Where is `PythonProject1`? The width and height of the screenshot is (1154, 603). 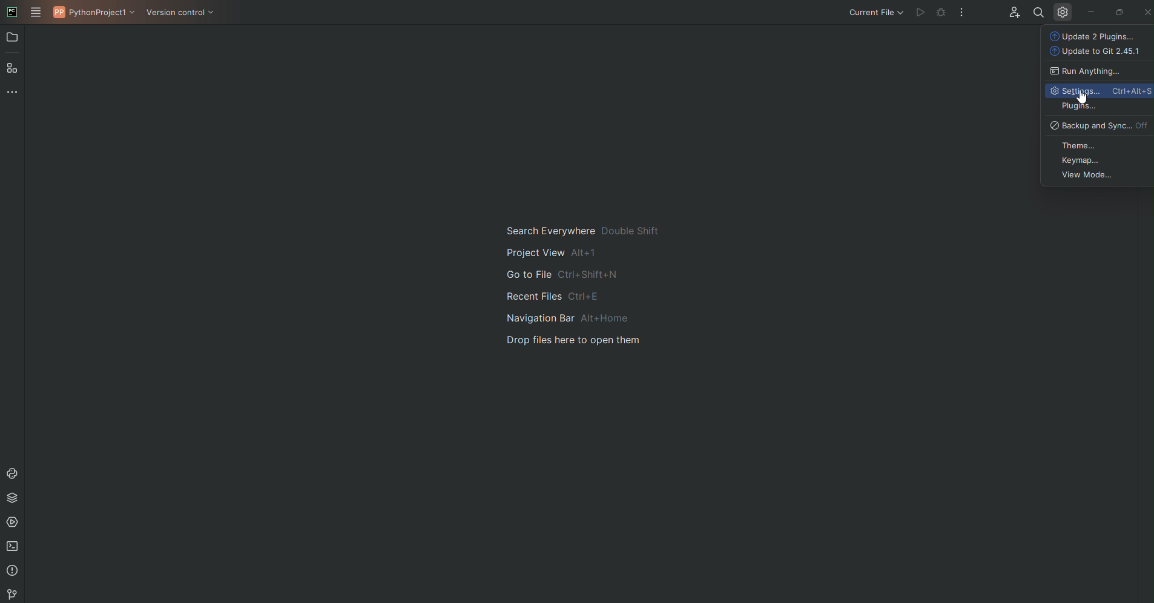
PythonProject1 is located at coordinates (96, 15).